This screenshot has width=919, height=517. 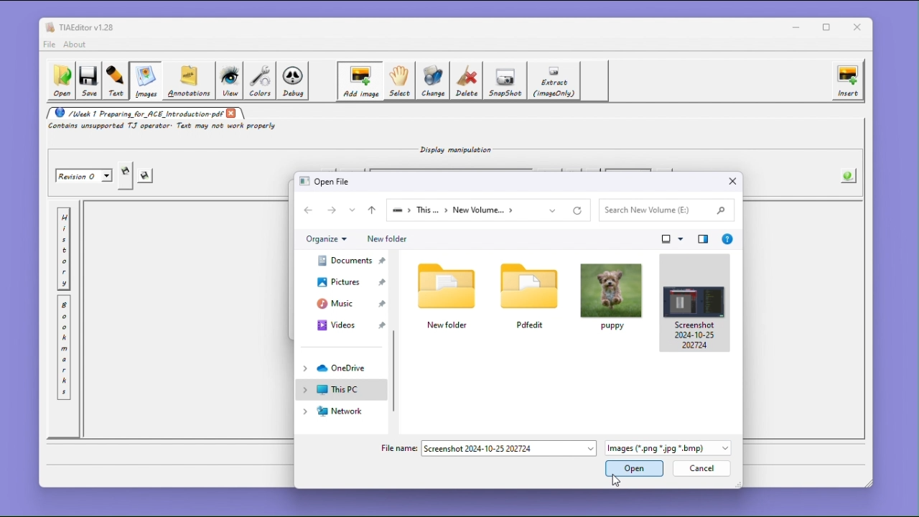 What do you see at coordinates (232, 113) in the screenshot?
I see `close` at bounding box center [232, 113].